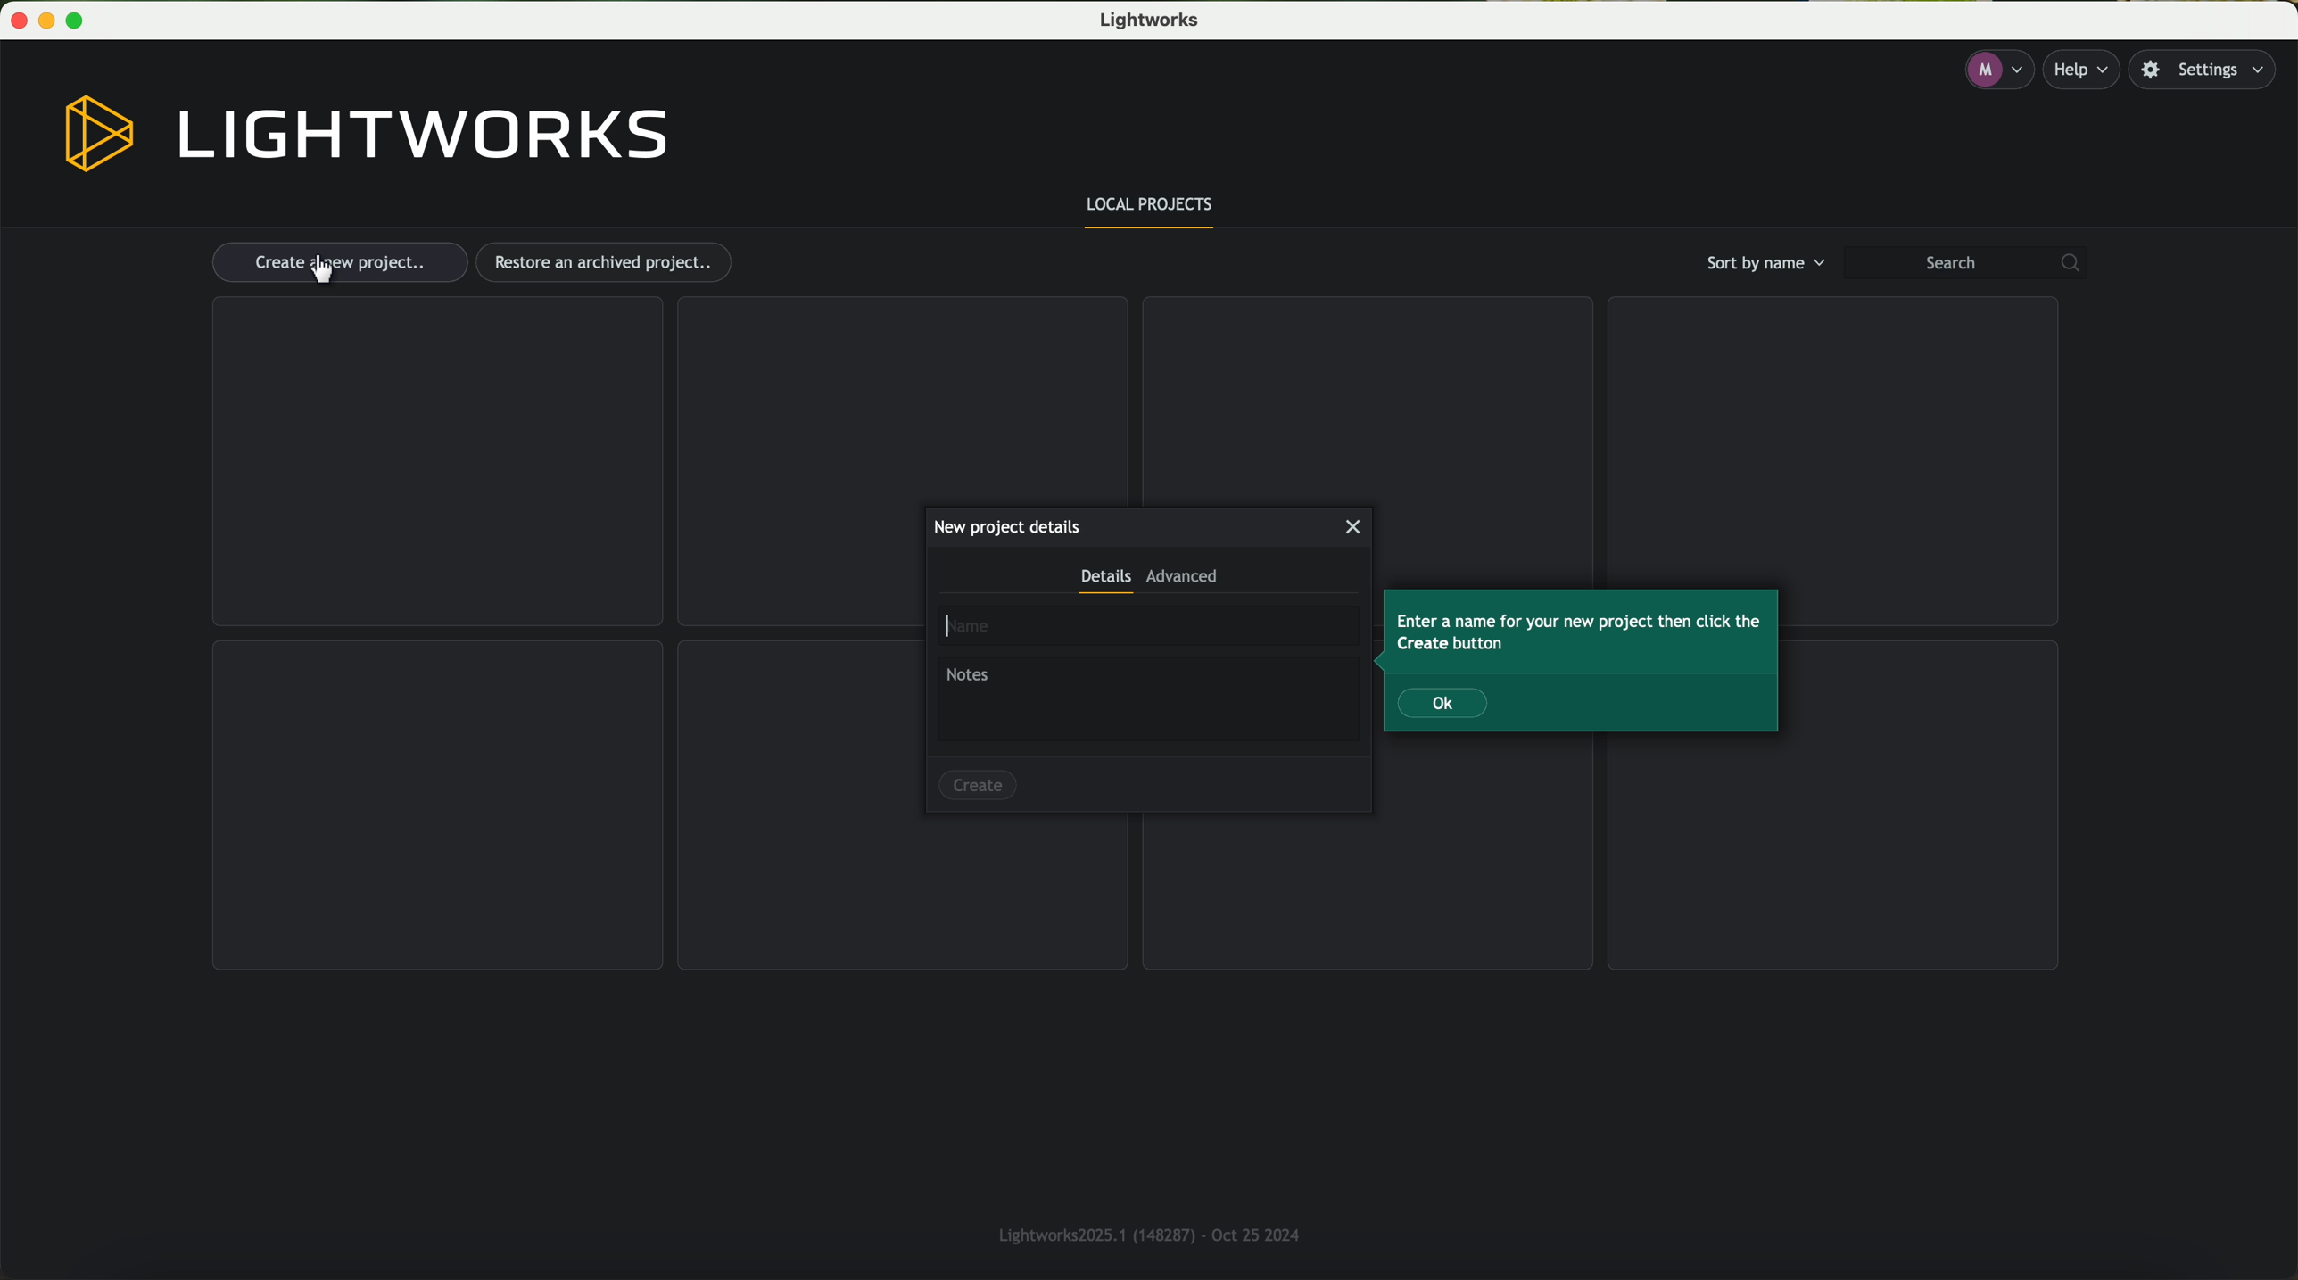 Image resolution: width=2298 pixels, height=1280 pixels. What do you see at coordinates (978, 782) in the screenshot?
I see `create button` at bounding box center [978, 782].